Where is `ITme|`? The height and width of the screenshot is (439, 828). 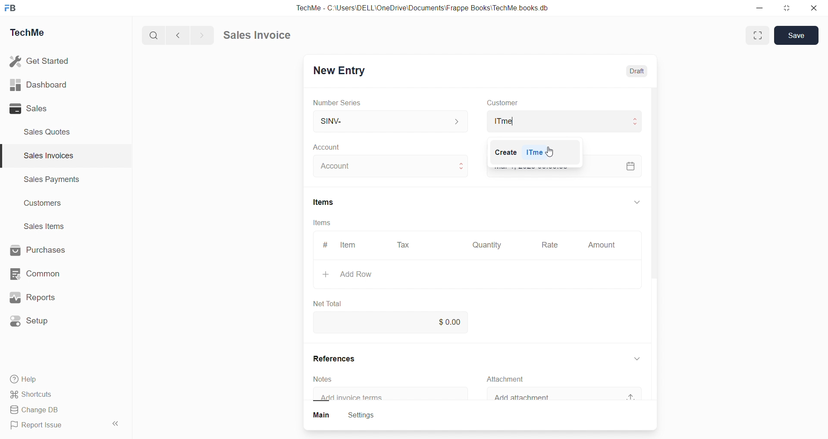 ITme| is located at coordinates (563, 121).